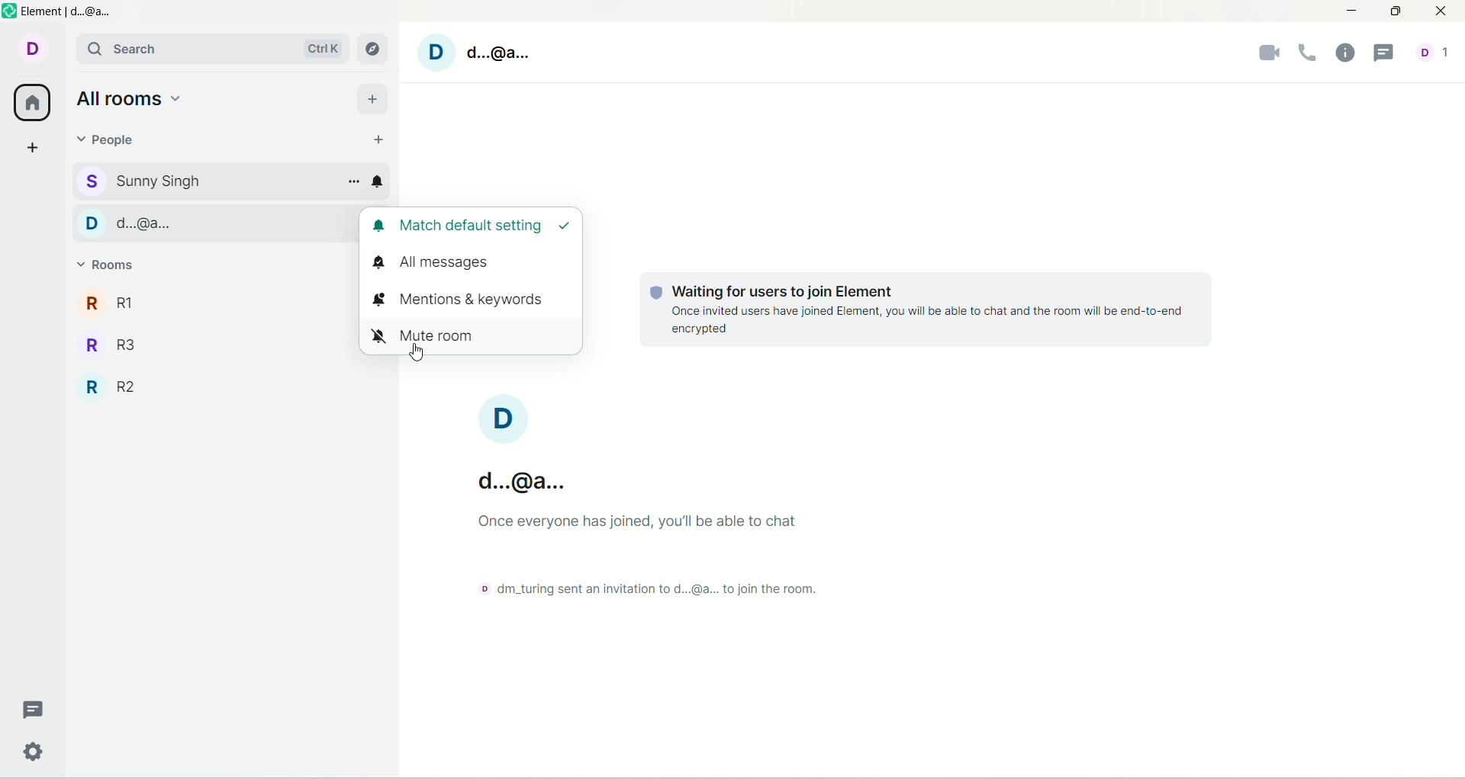 The width and height of the screenshot is (1465, 779). What do you see at coordinates (1343, 55) in the screenshot?
I see `room info` at bounding box center [1343, 55].